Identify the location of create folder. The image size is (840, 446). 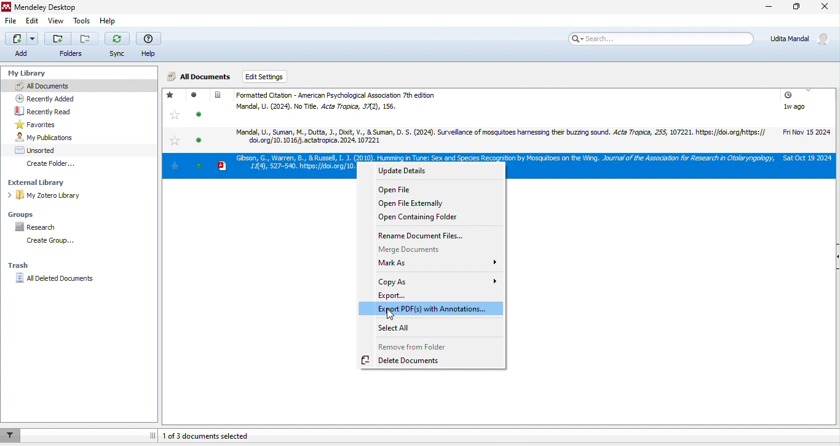
(54, 164).